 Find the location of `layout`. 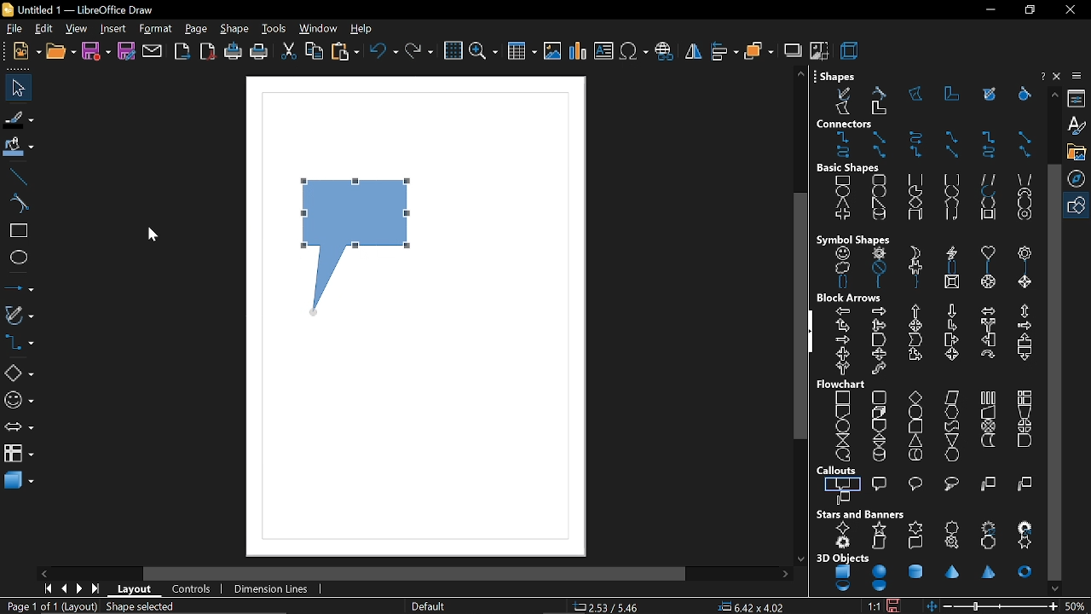

layout is located at coordinates (133, 589).